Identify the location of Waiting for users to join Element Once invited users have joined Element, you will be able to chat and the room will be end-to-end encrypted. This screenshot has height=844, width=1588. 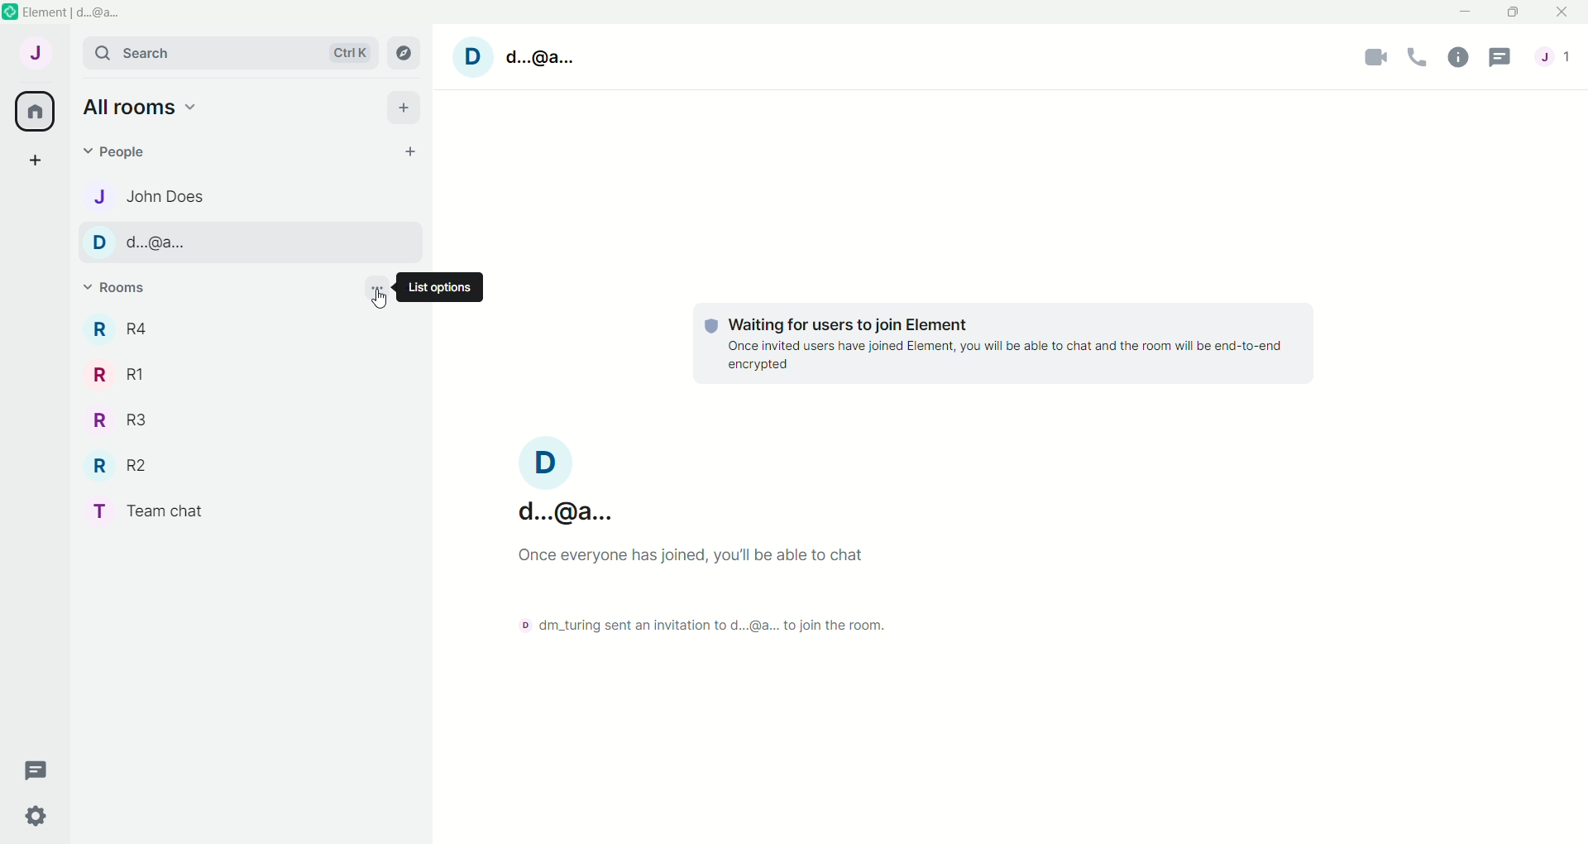
(1002, 344).